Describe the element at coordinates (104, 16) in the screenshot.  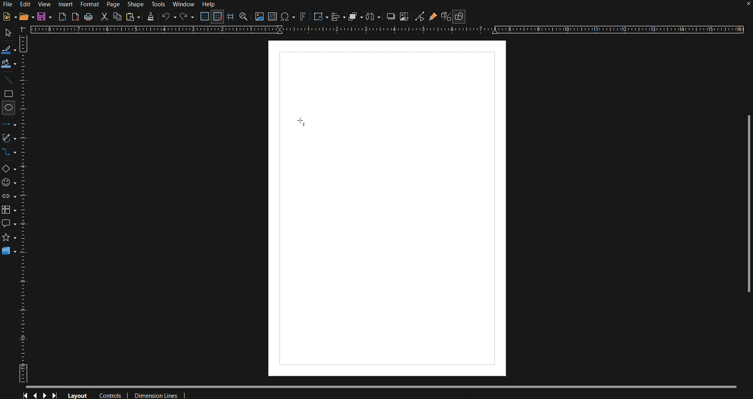
I see `Cut` at that location.